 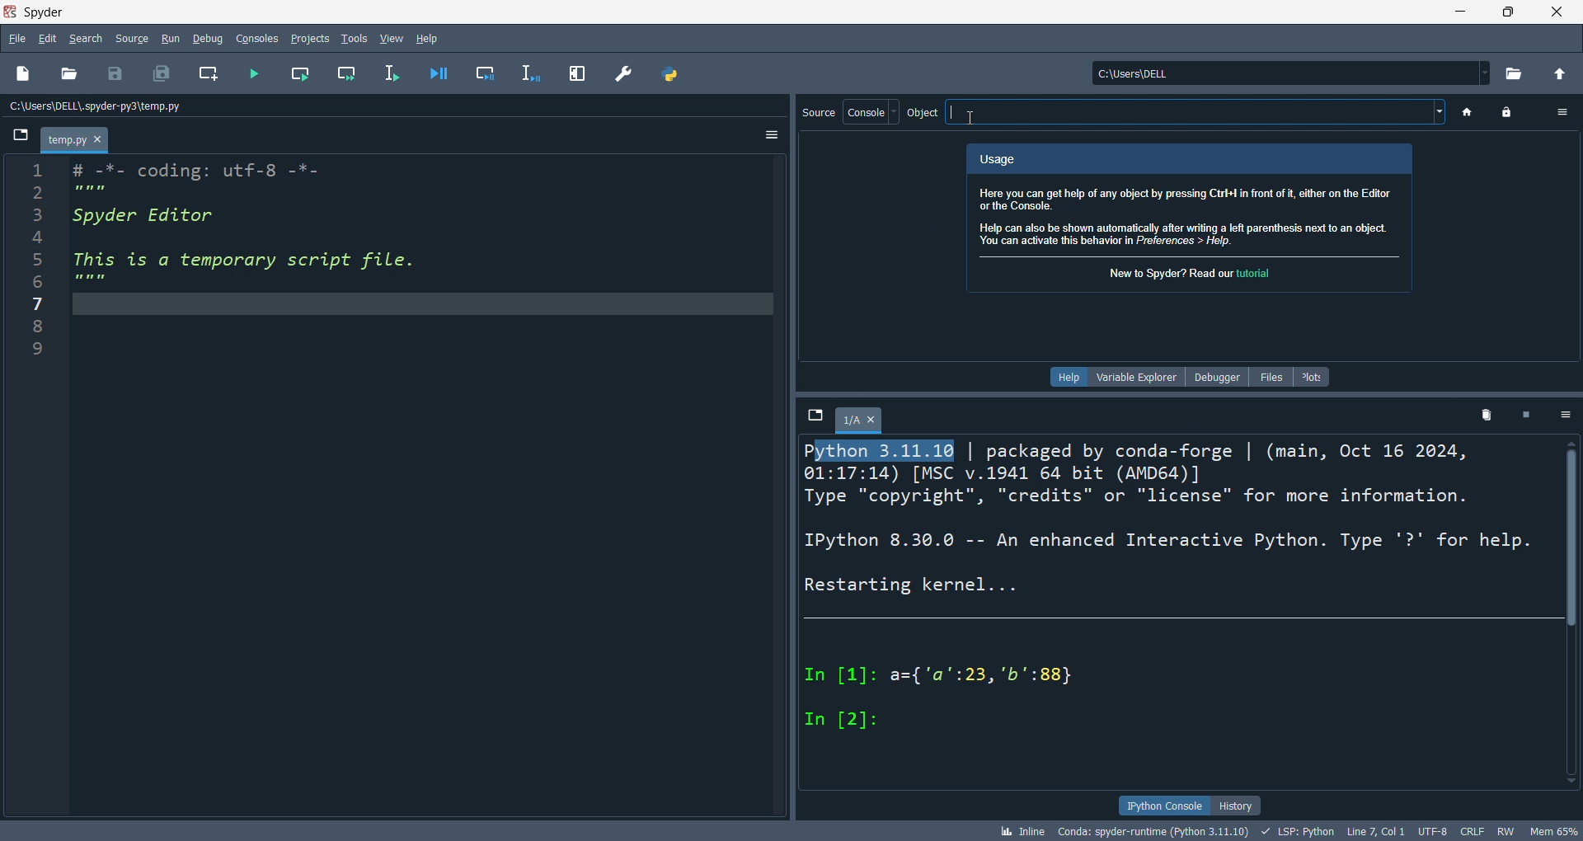 I want to click on edit, so click(x=44, y=38).